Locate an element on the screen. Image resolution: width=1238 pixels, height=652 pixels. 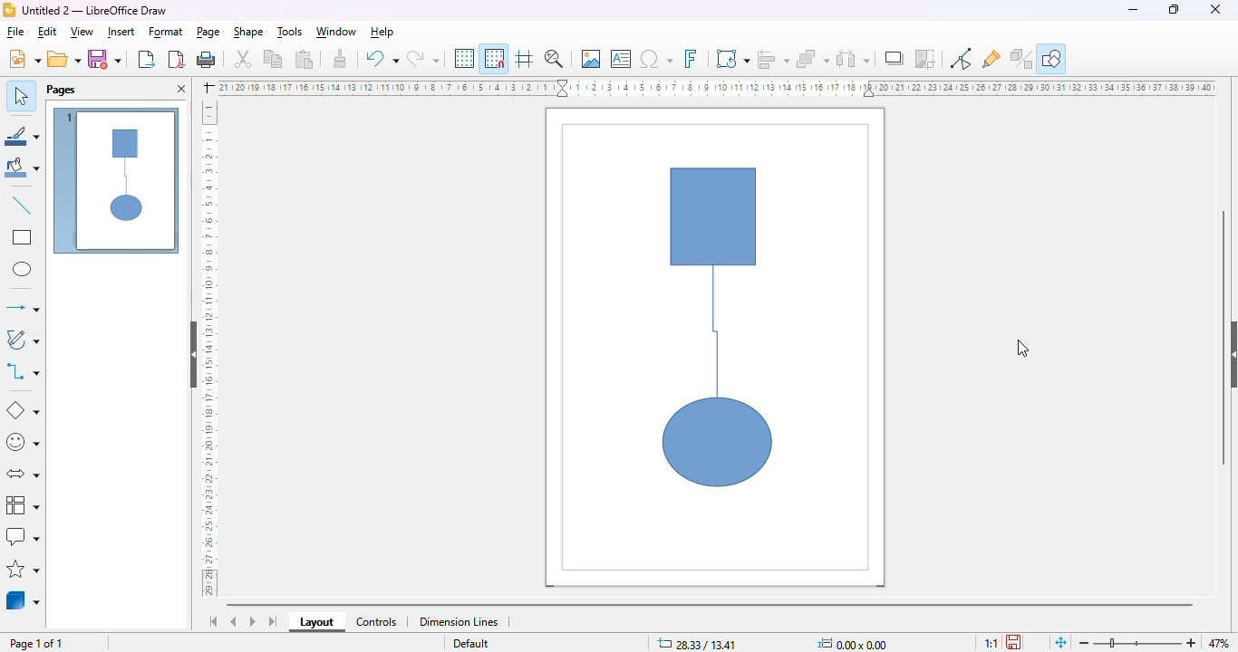
vertical scroll bar is located at coordinates (1224, 338).